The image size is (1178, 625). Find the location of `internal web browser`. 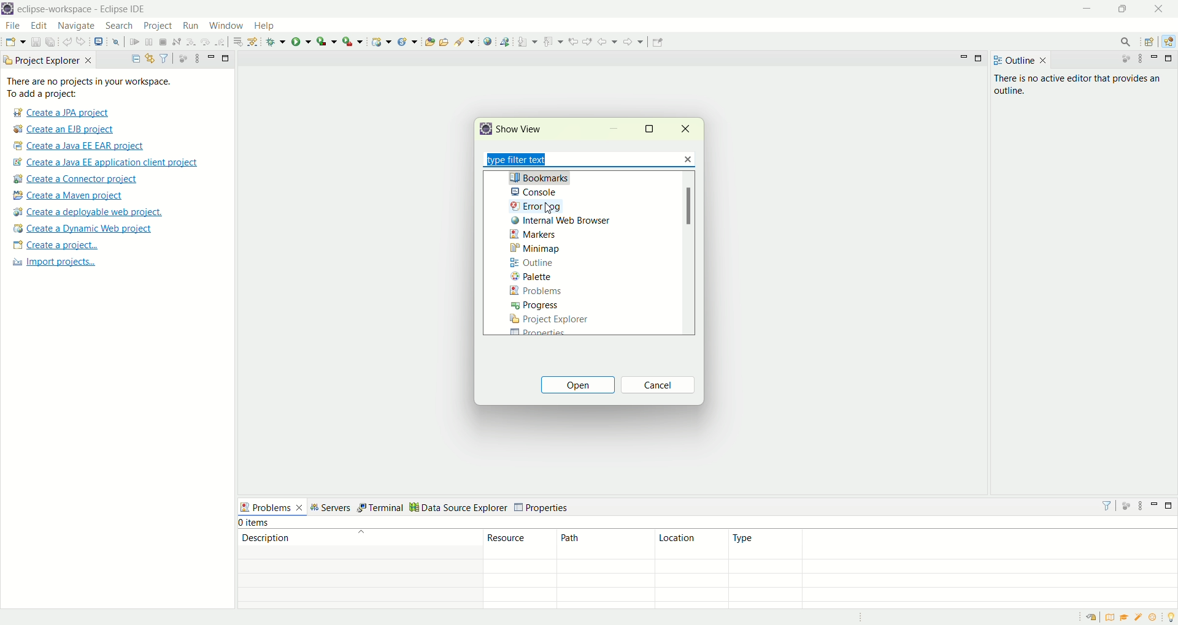

internal web browser is located at coordinates (559, 221).